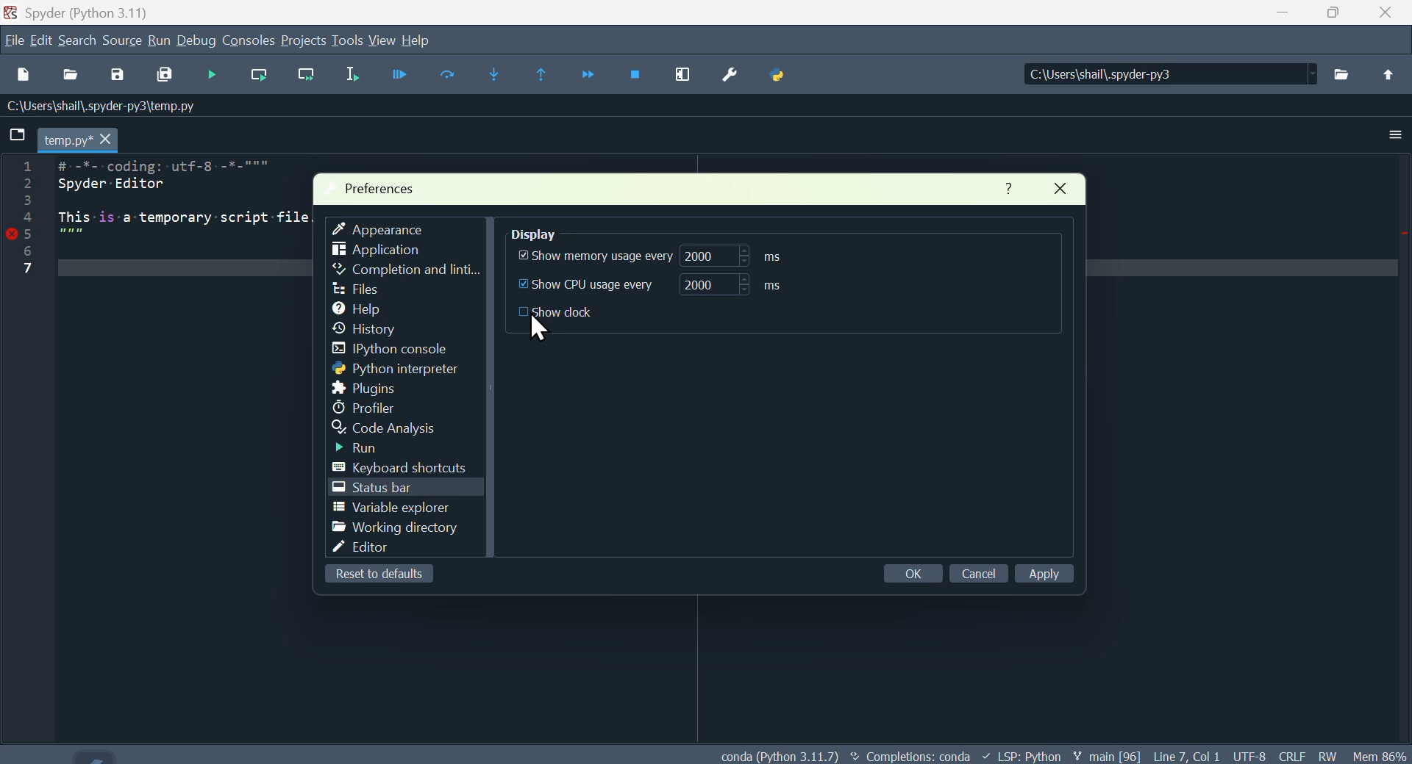  What do you see at coordinates (542, 329) in the screenshot?
I see `Cursor` at bounding box center [542, 329].